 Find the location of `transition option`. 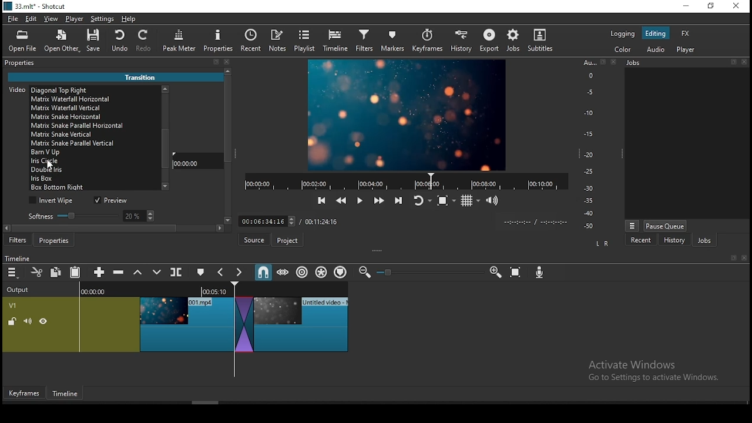

transition option is located at coordinates (92, 152).